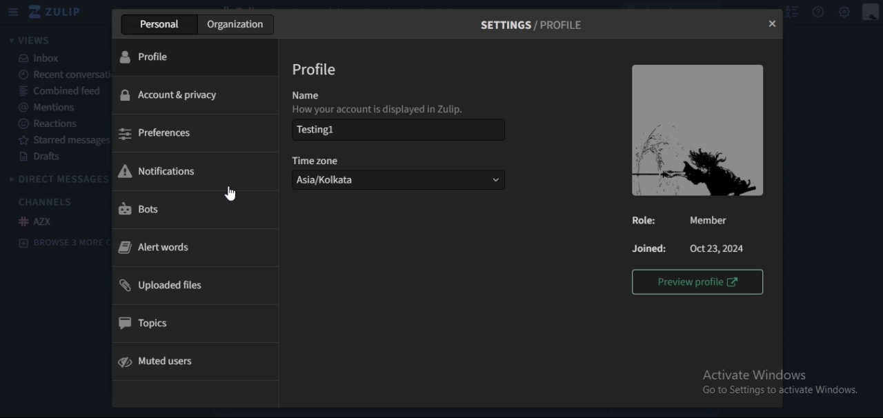 Image resolution: width=883 pixels, height=418 pixels. What do you see at coordinates (155, 134) in the screenshot?
I see `preferences` at bounding box center [155, 134].